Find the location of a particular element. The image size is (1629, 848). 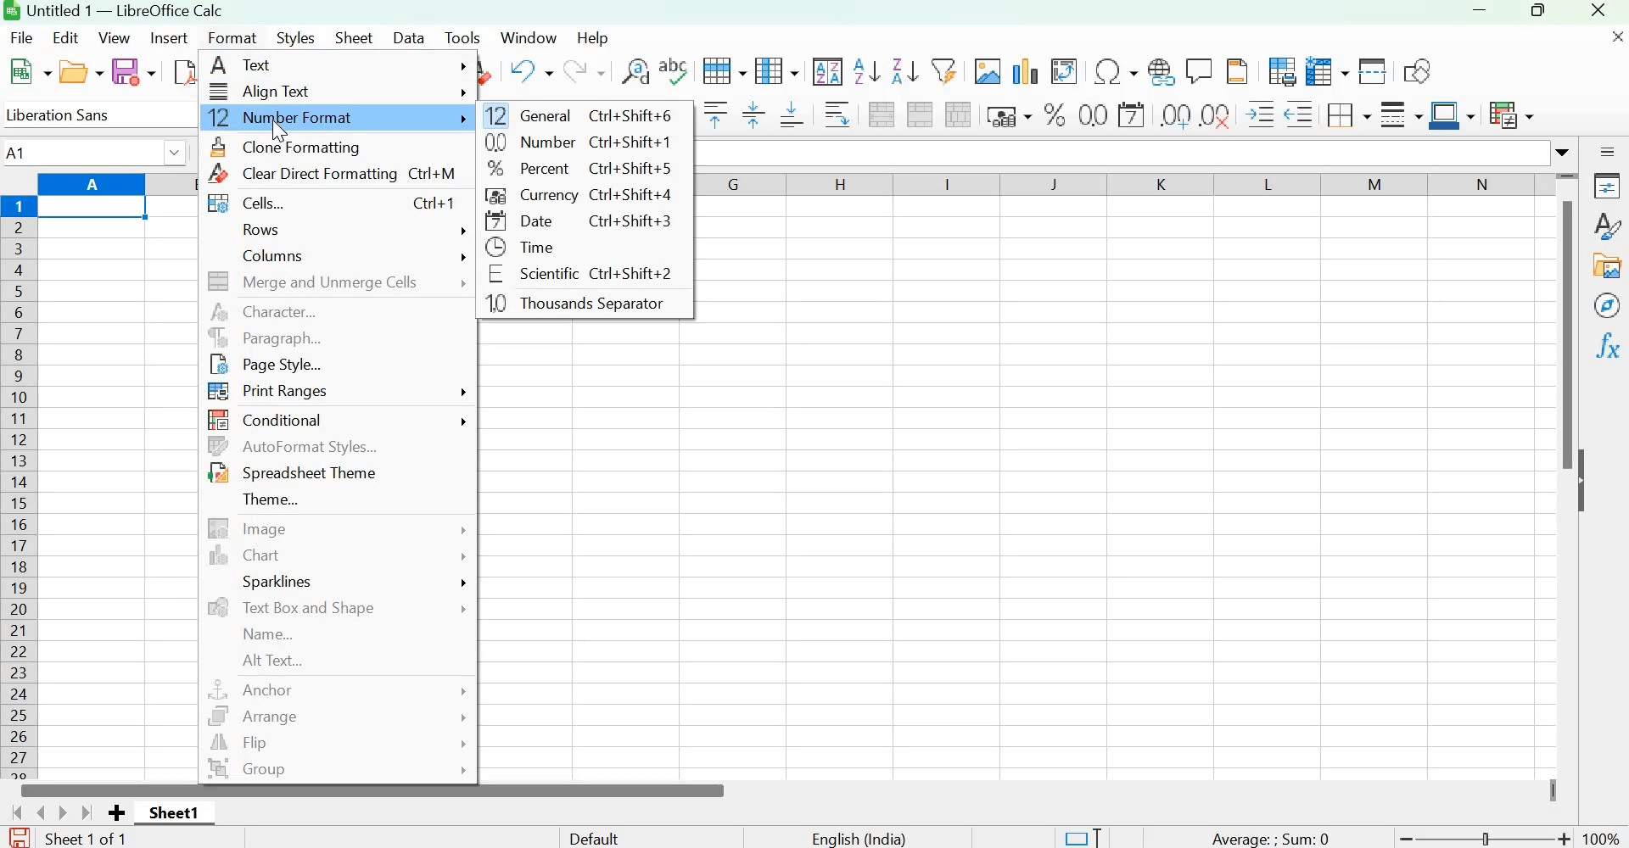

Scientific is located at coordinates (576, 276).